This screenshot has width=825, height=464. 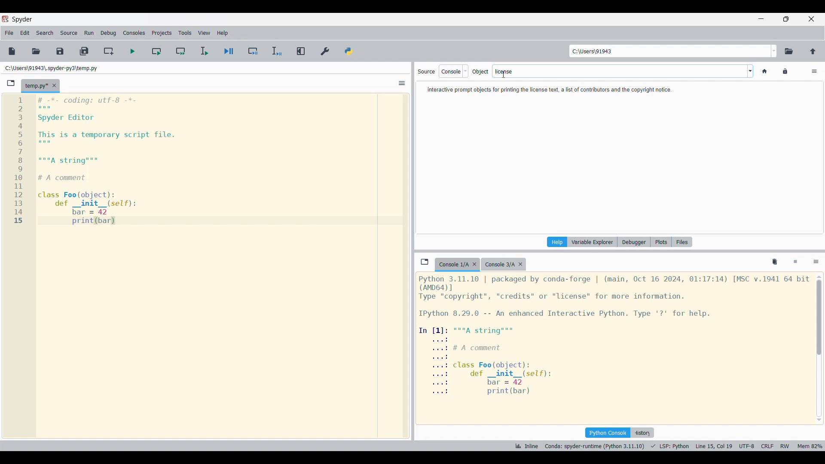 I want to click on RW, so click(x=785, y=446).